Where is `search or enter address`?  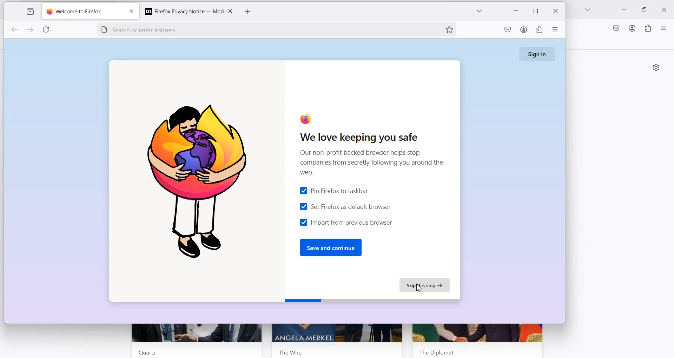
search or enter address is located at coordinates (259, 29).